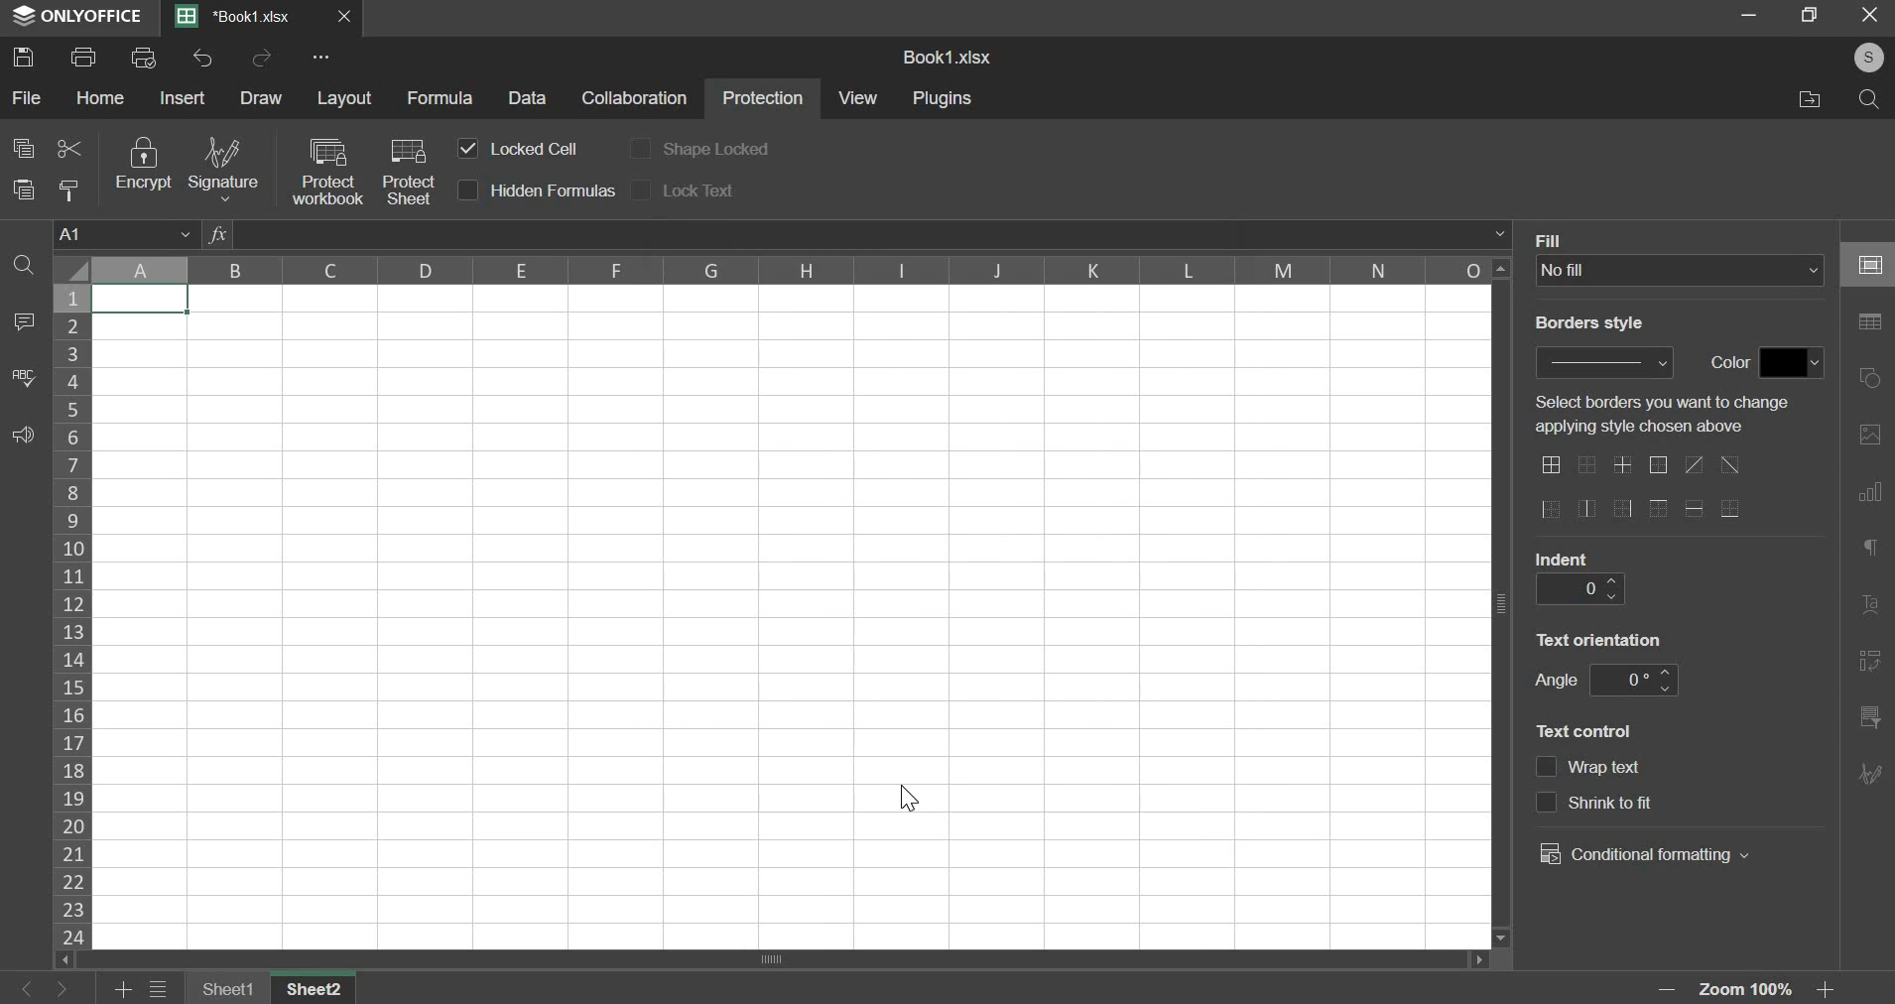 This screenshot has height=1004, width=1895. Describe the element at coordinates (30, 990) in the screenshot. I see `left` at that location.